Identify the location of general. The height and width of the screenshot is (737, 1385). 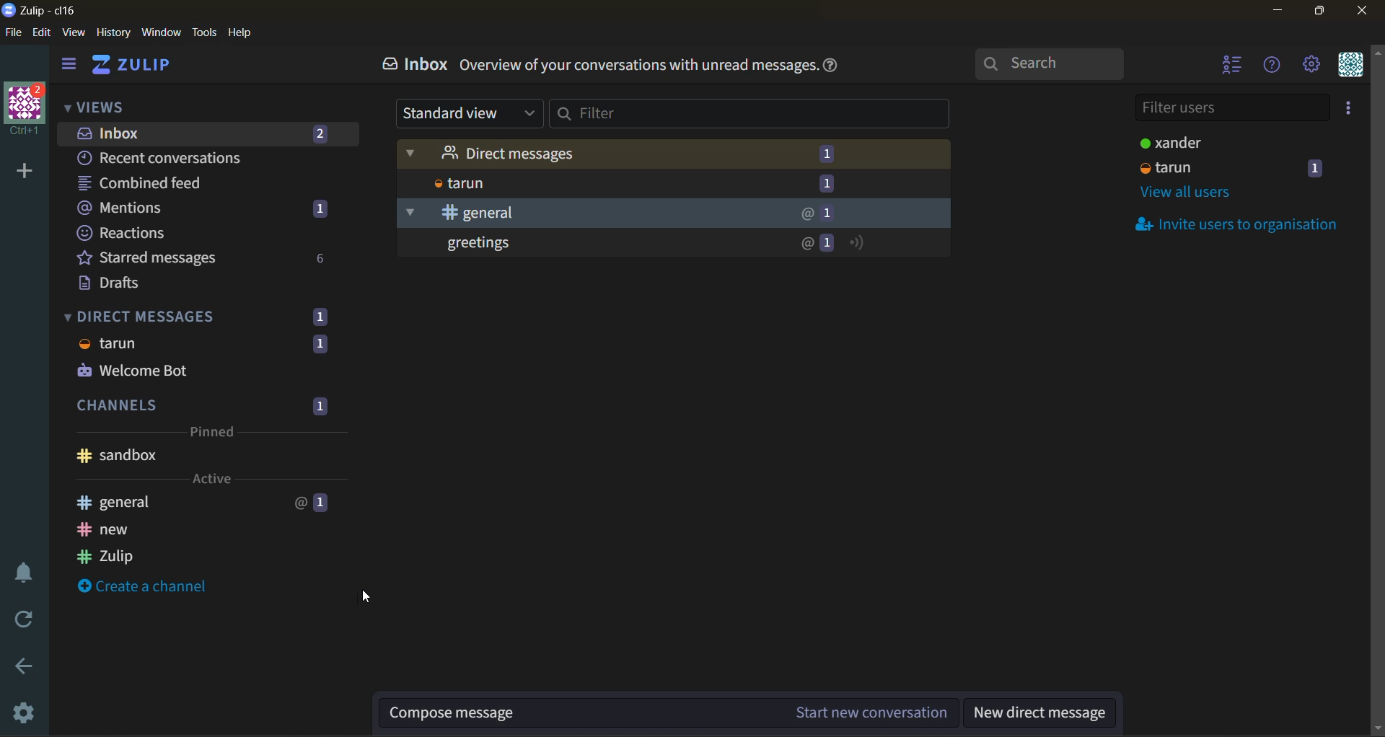
(203, 502).